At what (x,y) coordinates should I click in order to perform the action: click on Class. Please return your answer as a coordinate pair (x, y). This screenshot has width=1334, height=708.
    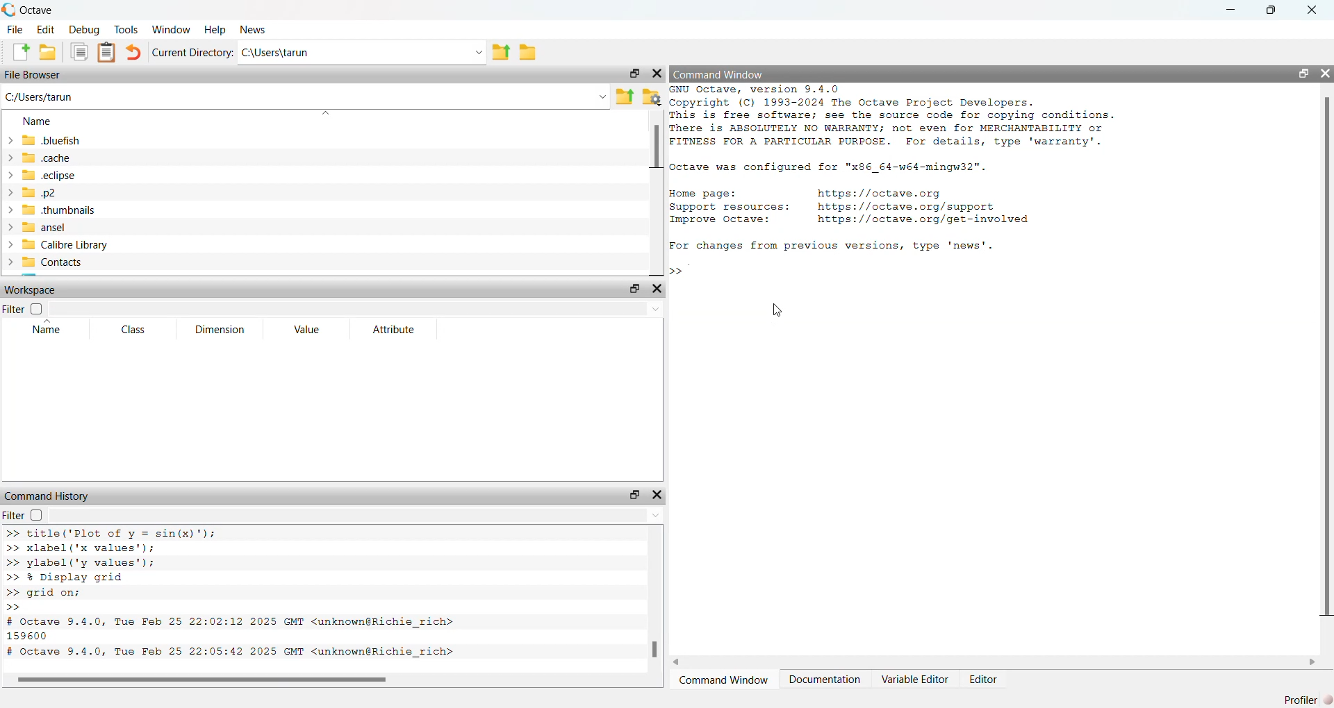
    Looking at the image, I should click on (133, 329).